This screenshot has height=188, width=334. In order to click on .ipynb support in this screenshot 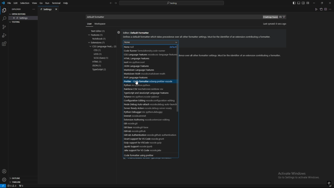, I will do `click(149, 147)`.